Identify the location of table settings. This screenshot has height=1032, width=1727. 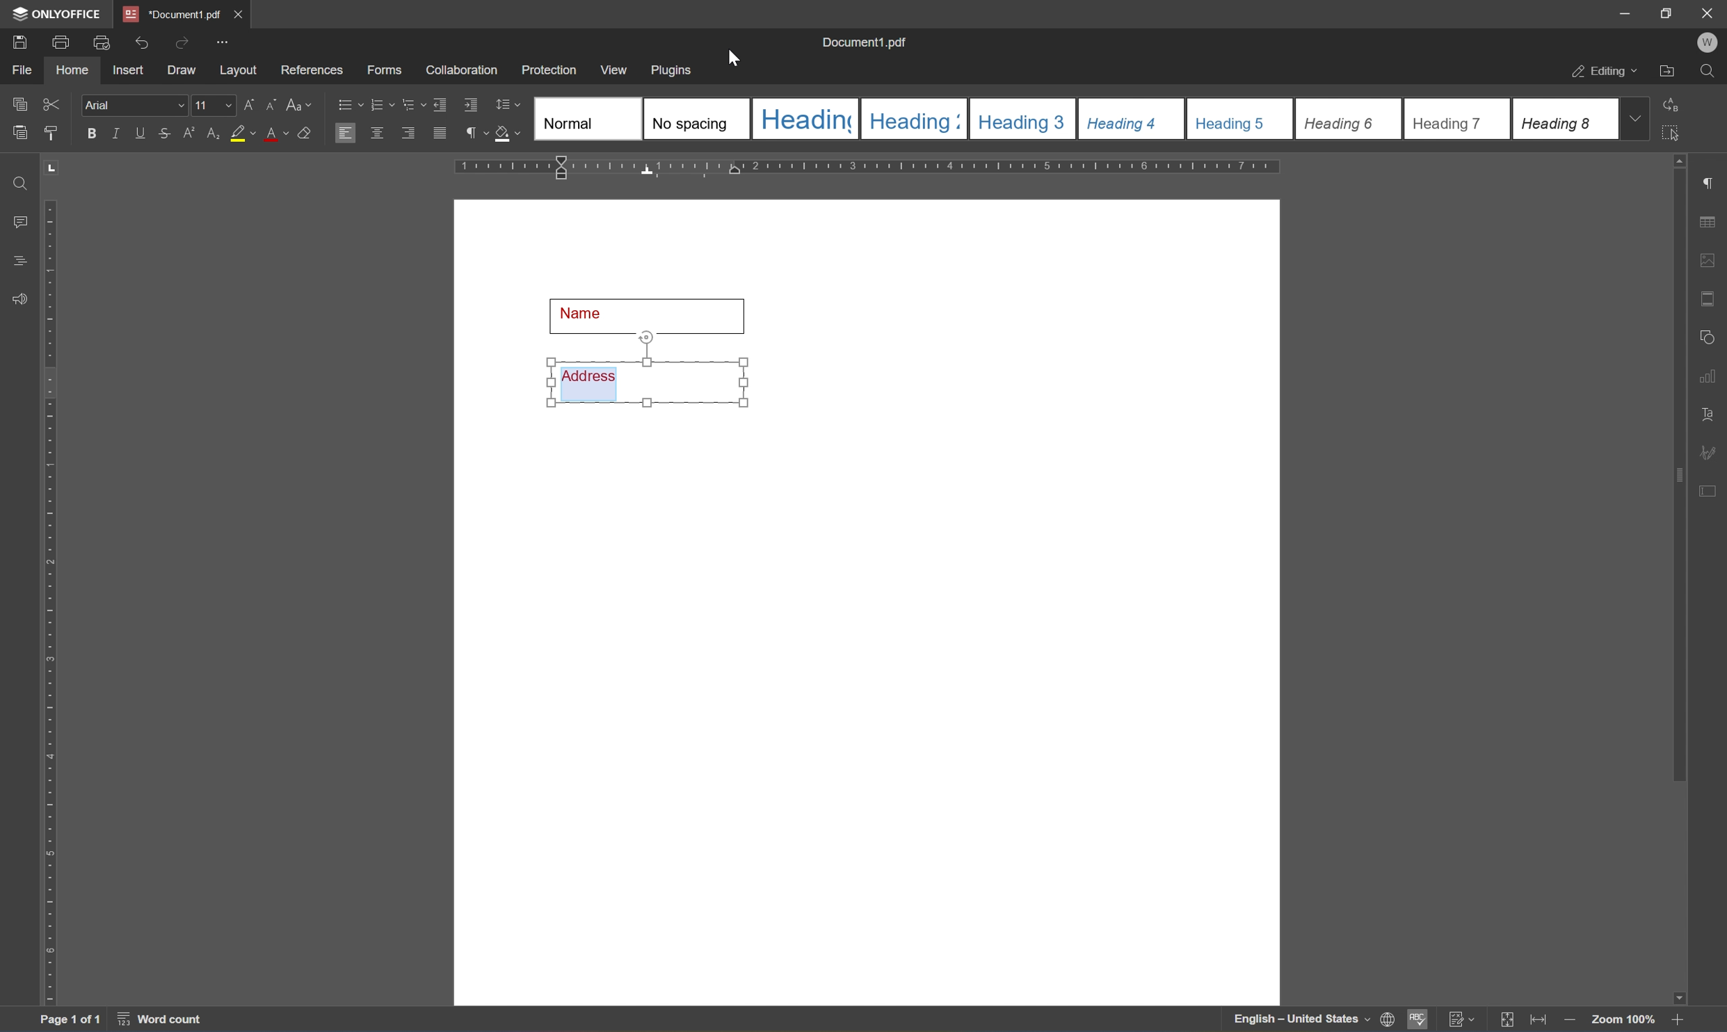
(1710, 220).